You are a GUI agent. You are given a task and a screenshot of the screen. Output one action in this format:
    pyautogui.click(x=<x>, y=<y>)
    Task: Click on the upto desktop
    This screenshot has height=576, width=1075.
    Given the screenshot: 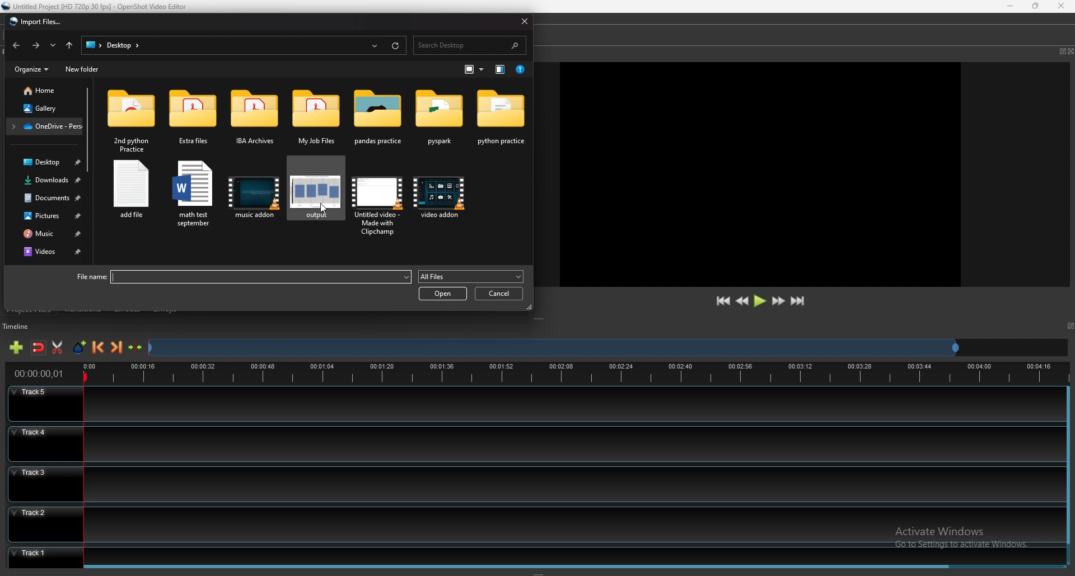 What is the action you would take?
    pyautogui.click(x=70, y=46)
    